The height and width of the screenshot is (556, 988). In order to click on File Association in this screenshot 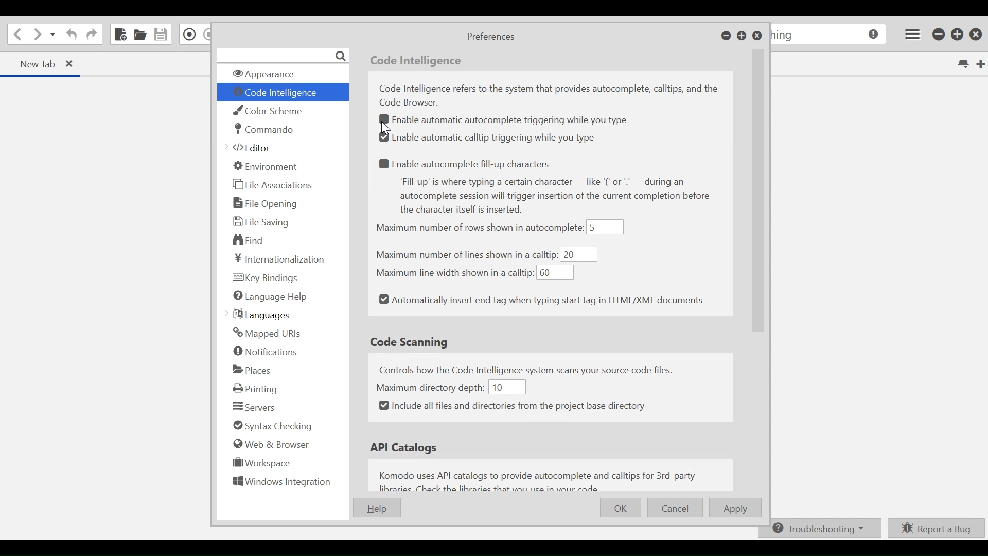, I will do `click(273, 185)`.